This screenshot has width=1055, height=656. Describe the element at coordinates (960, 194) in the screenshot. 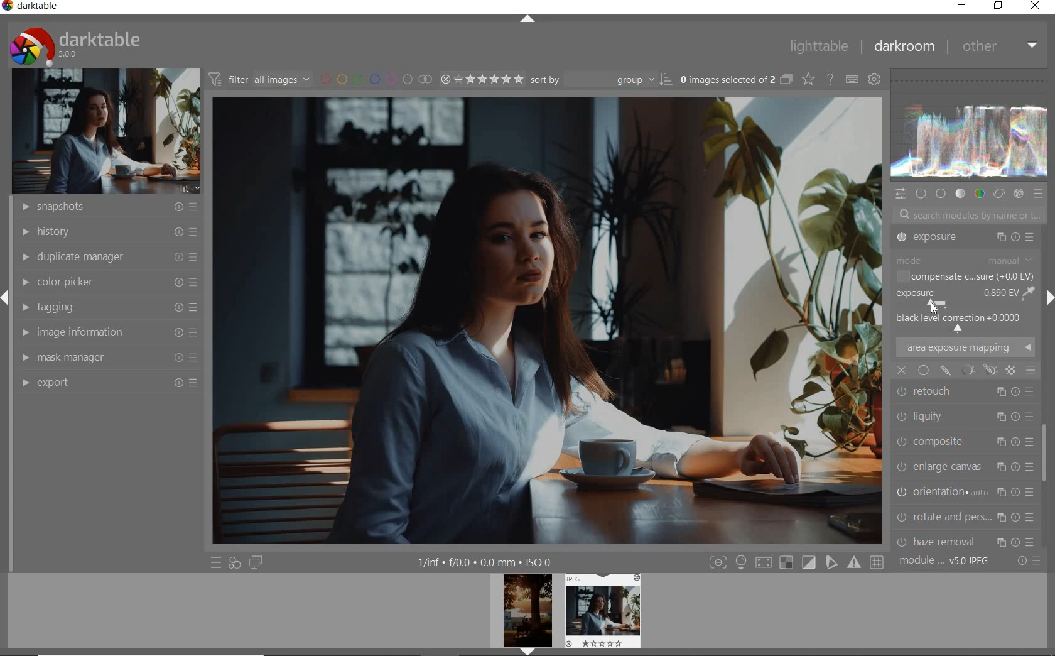

I see `TONE` at that location.